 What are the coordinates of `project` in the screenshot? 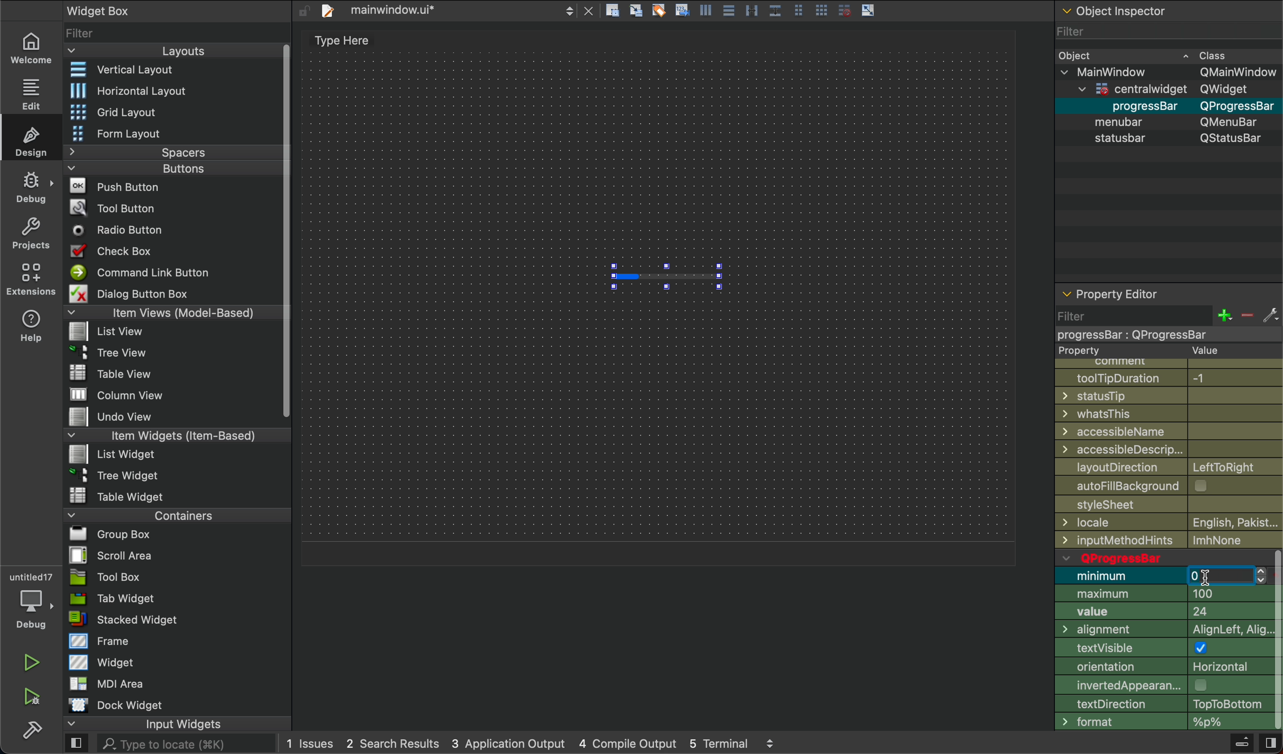 It's located at (32, 233).